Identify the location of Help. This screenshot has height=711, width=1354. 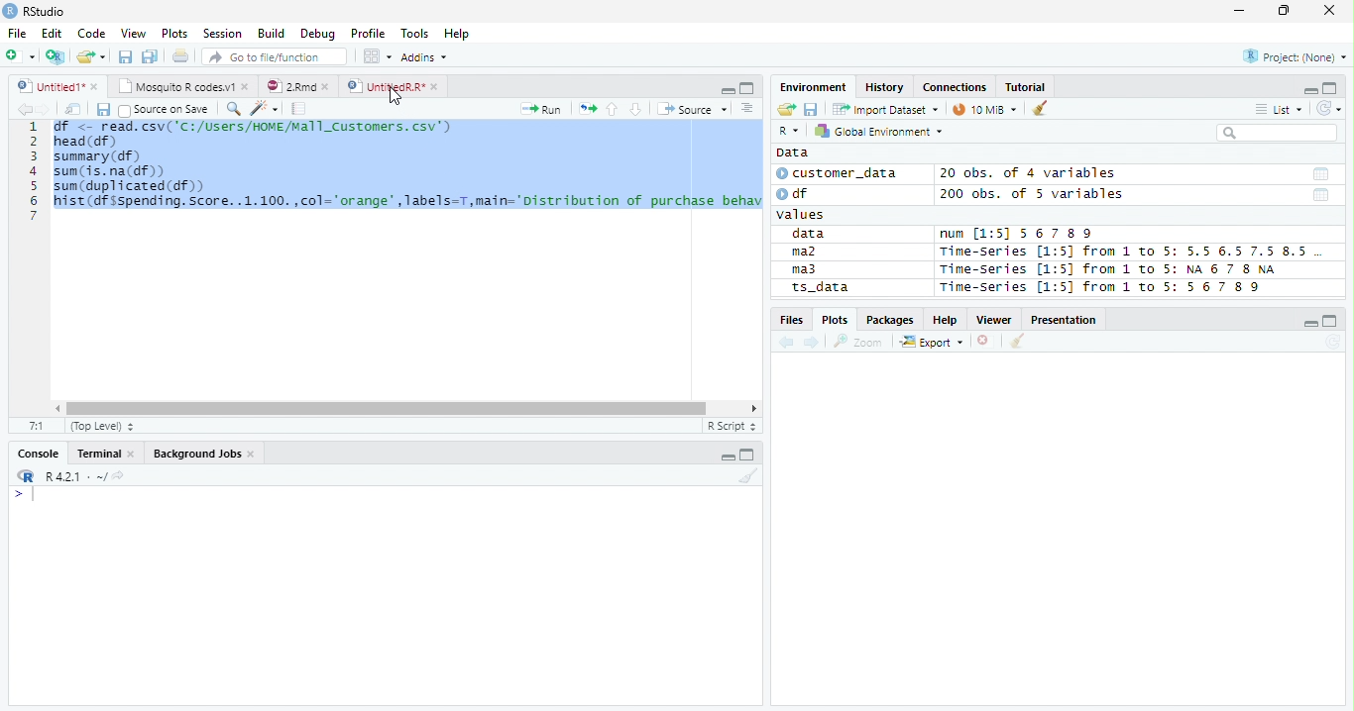
(459, 34).